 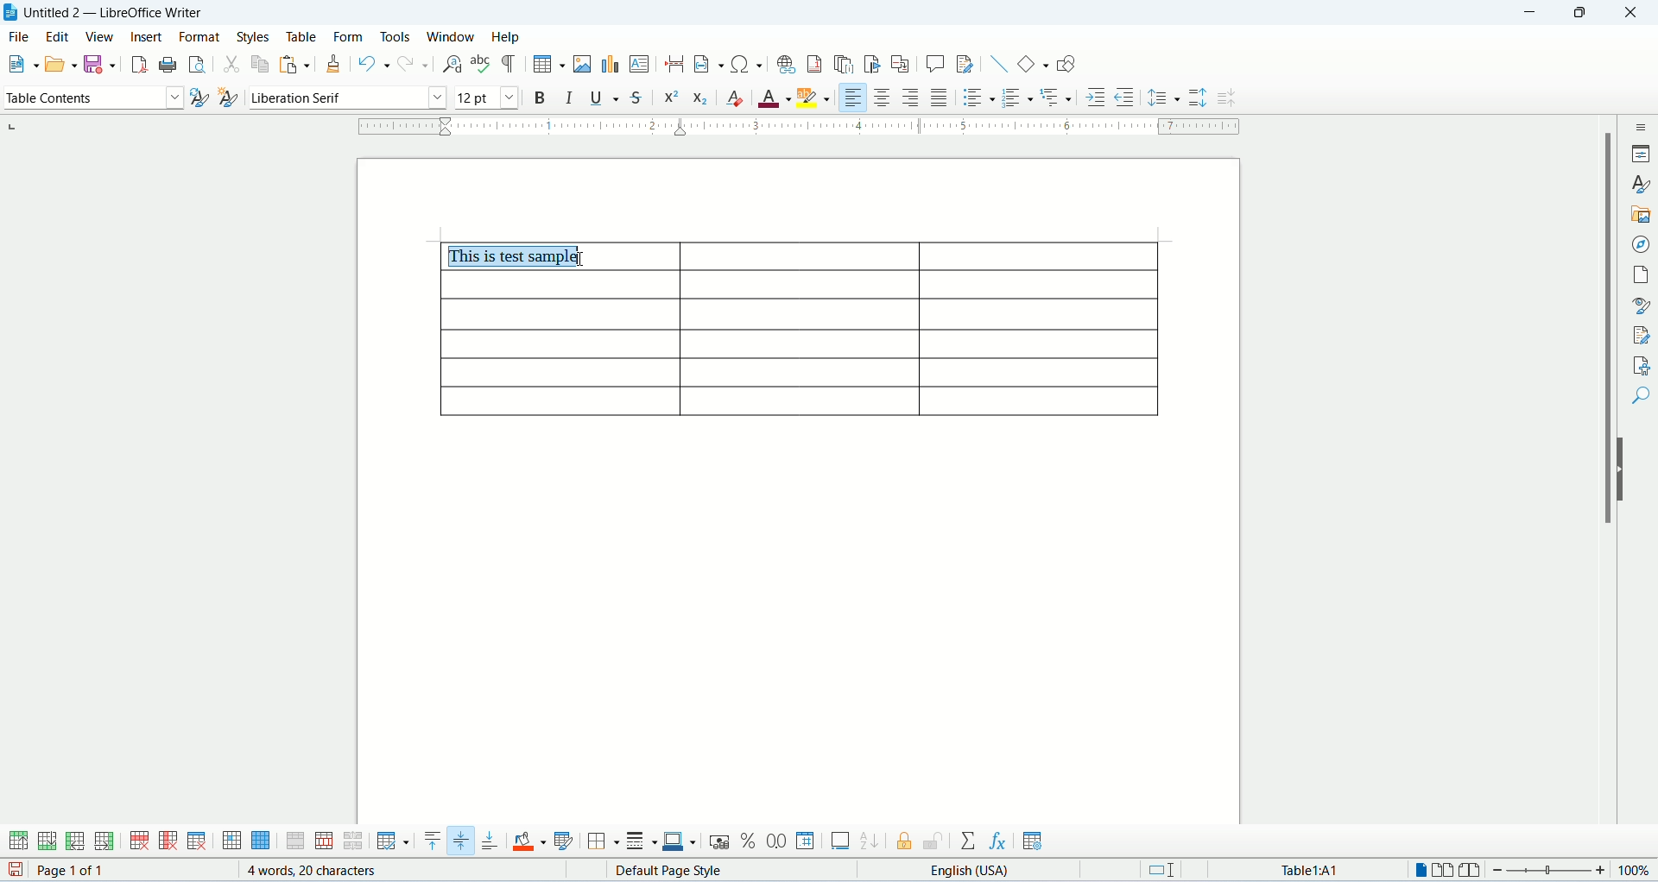 What do you see at coordinates (543, 98) in the screenshot?
I see `bold` at bounding box center [543, 98].